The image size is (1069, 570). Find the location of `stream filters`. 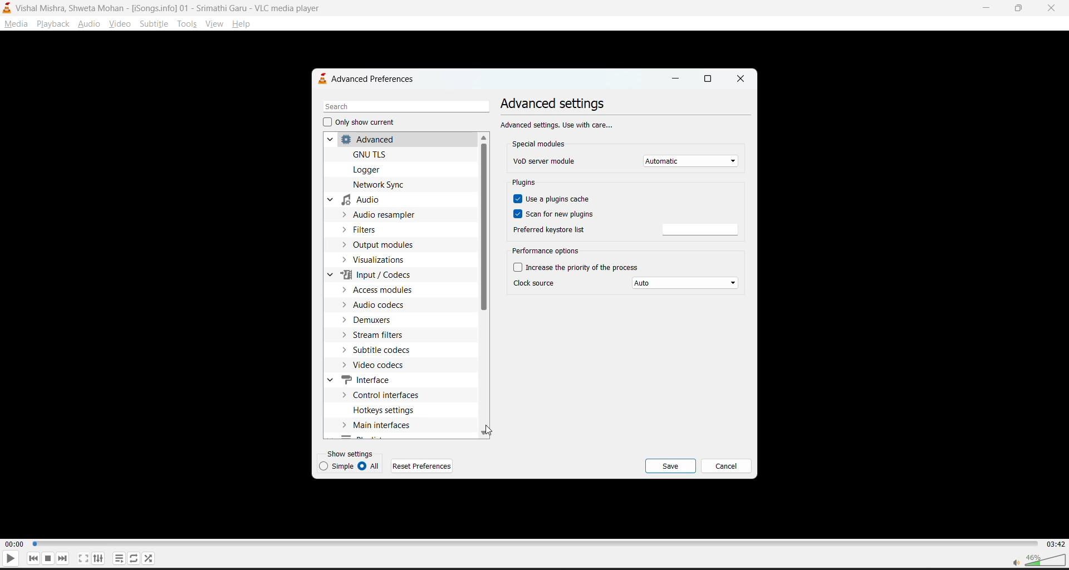

stream filters is located at coordinates (377, 337).